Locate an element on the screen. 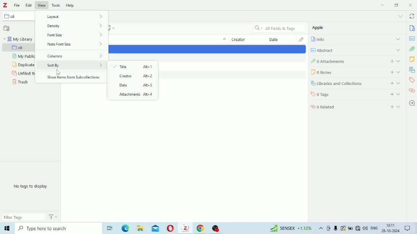  No tags to display is located at coordinates (33, 187).